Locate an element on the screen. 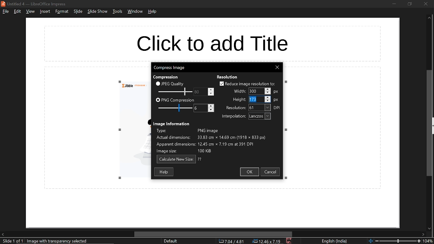  text is located at coordinates (167, 77).